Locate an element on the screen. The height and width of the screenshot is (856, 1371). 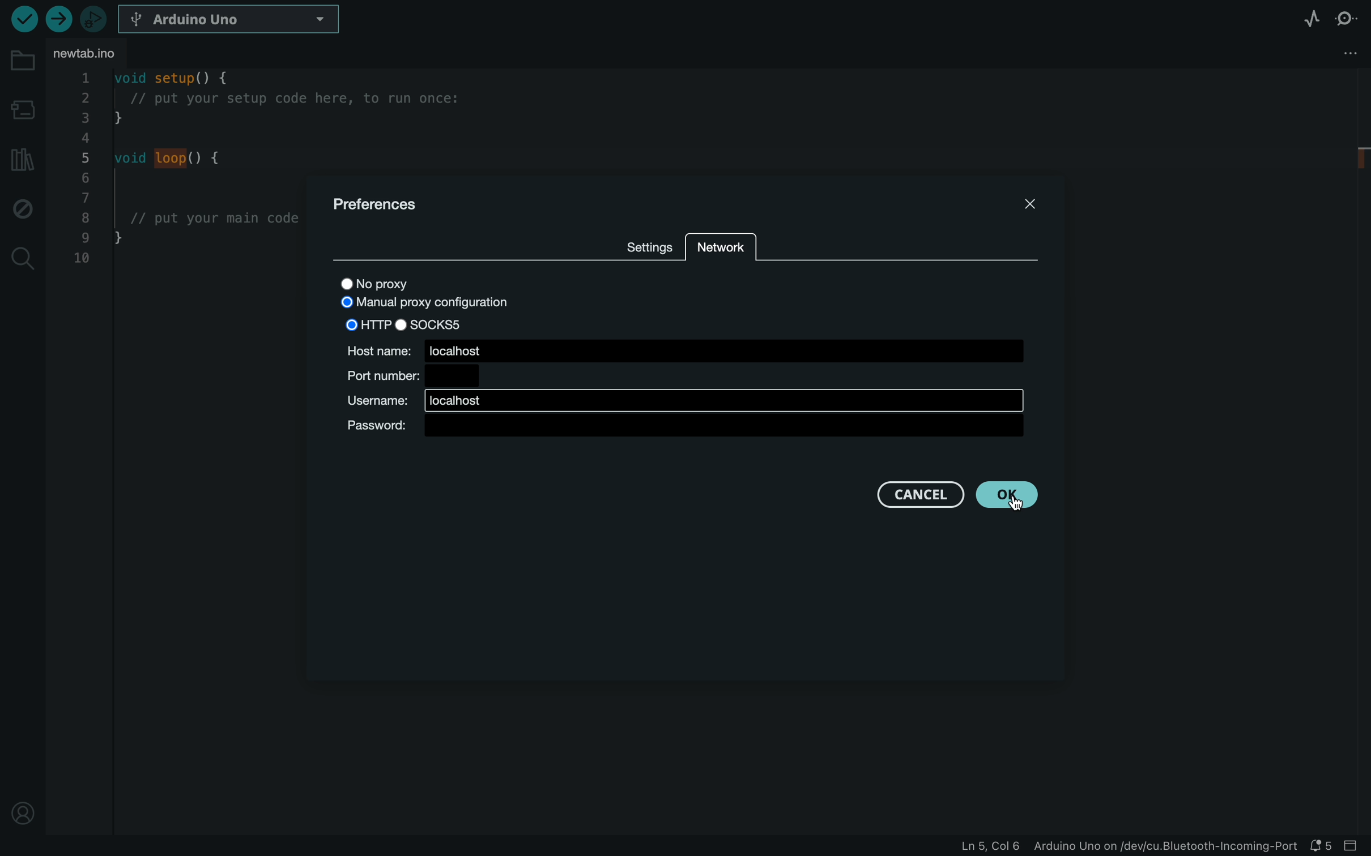
debugger is located at coordinates (93, 19).